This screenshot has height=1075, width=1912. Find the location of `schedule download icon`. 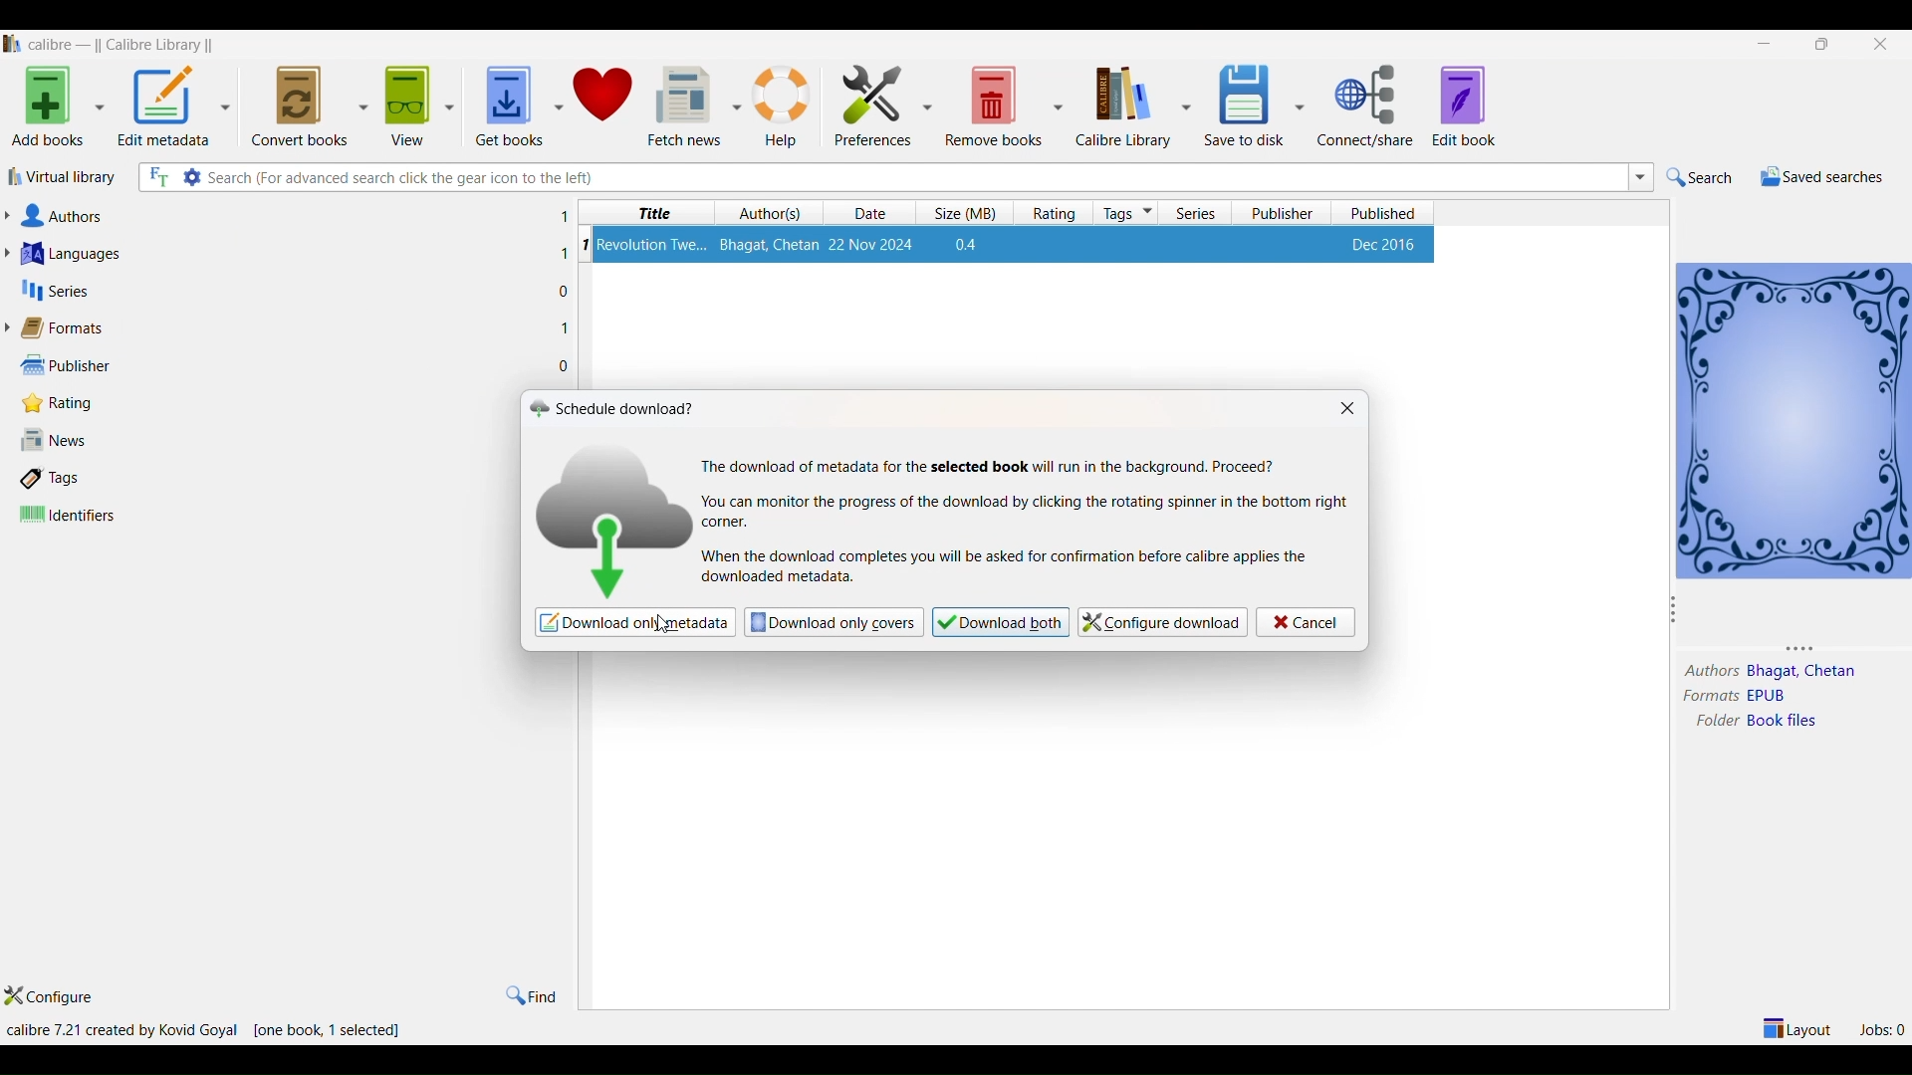

schedule download icon is located at coordinates (623, 408).